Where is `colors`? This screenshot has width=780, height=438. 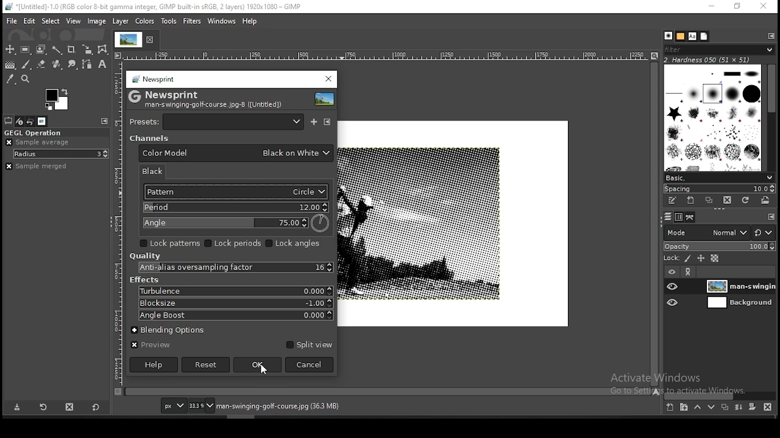 colors is located at coordinates (144, 21).